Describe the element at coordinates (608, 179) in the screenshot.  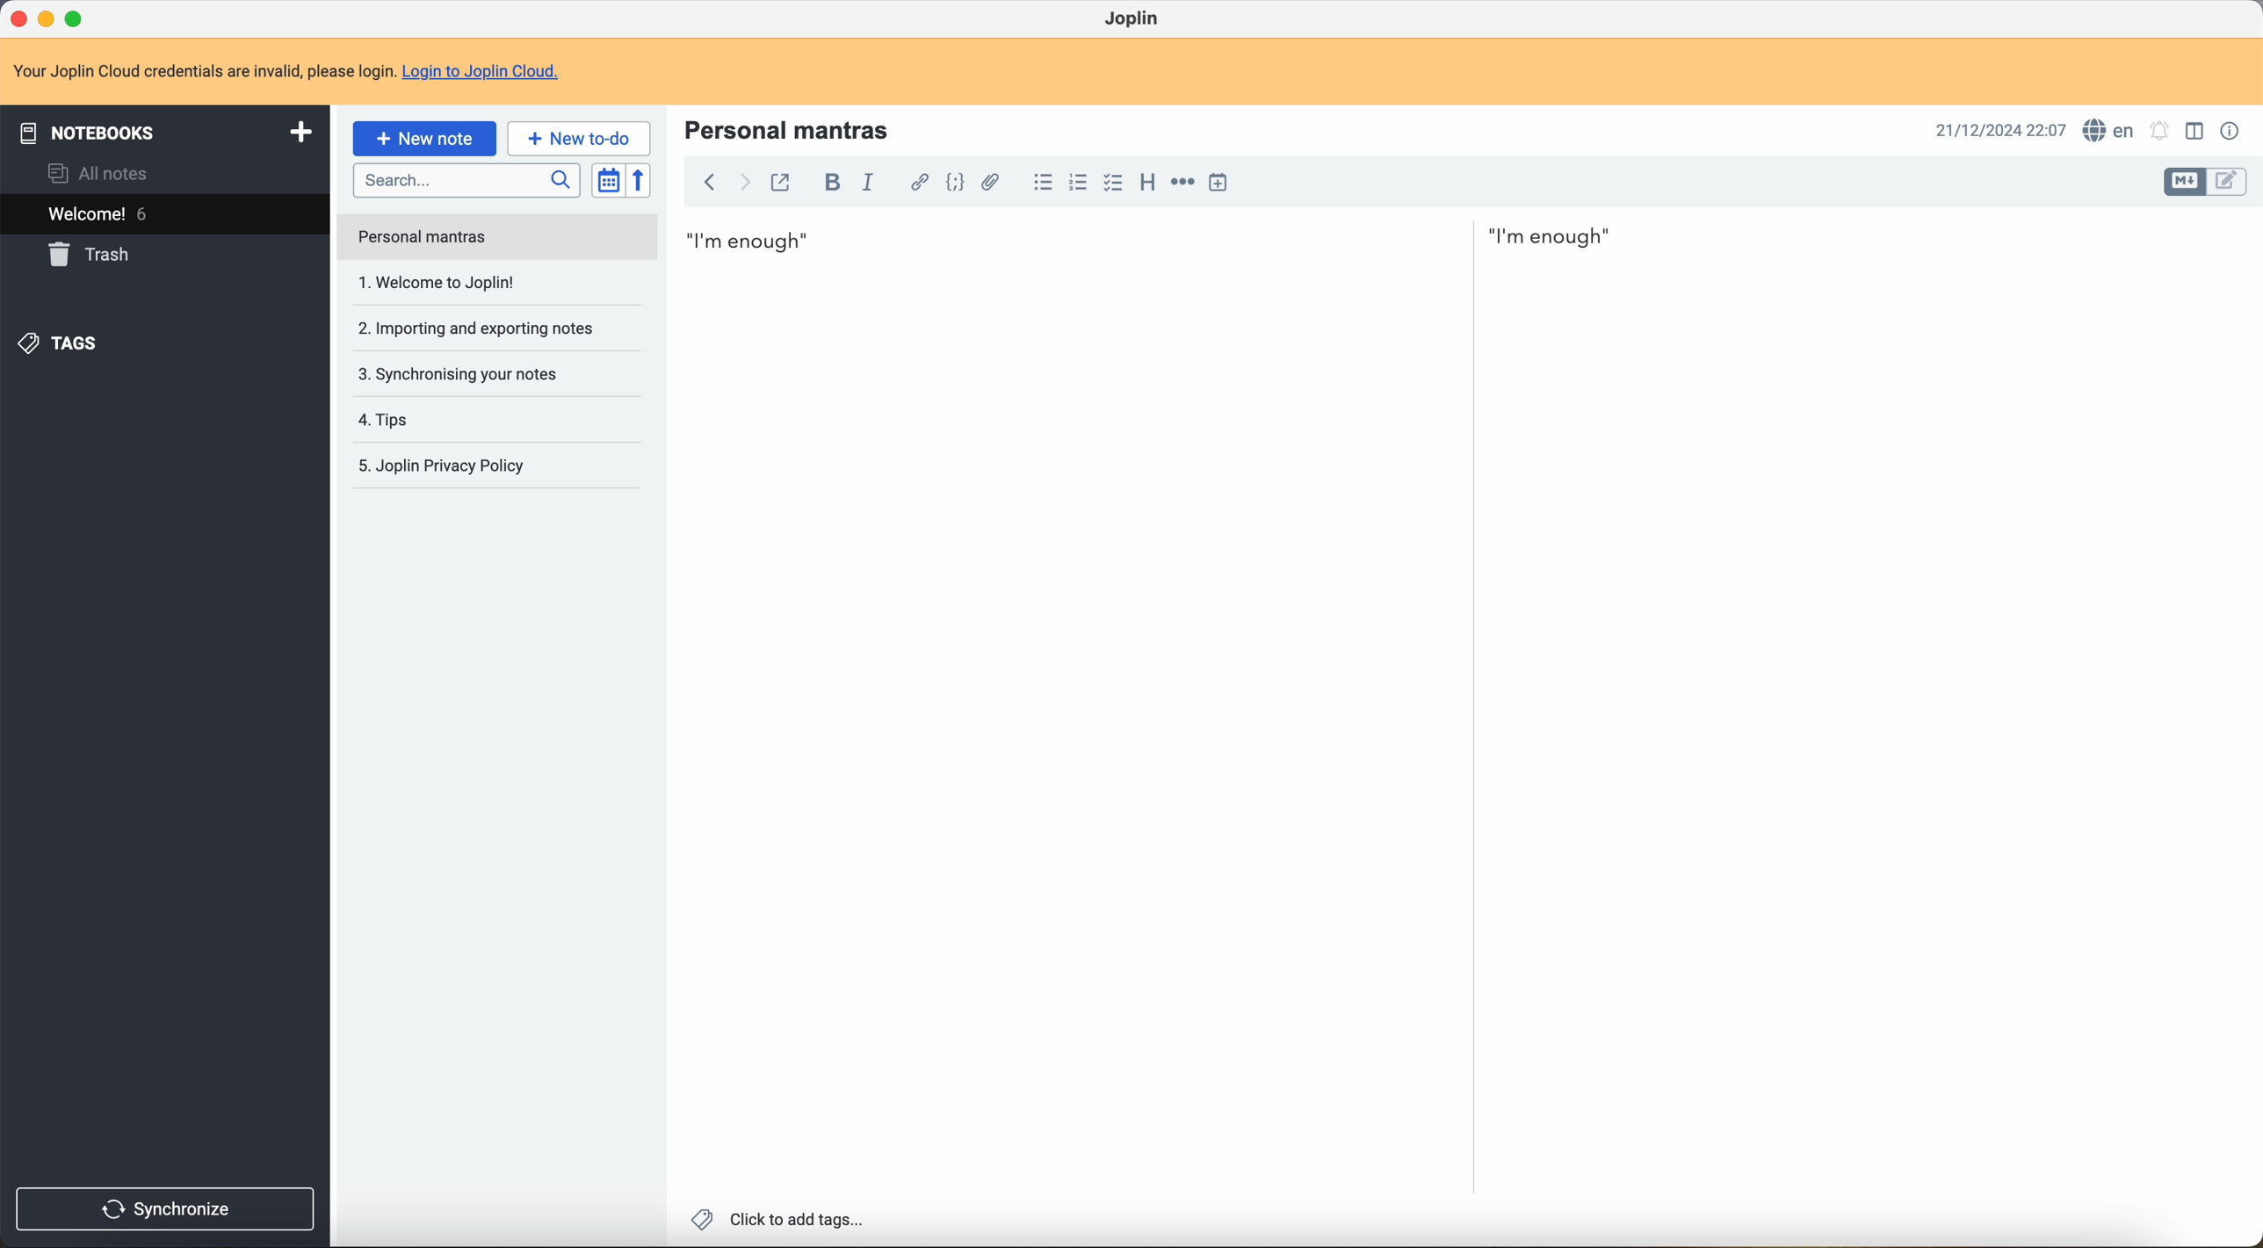
I see `toggle sort order field` at that location.